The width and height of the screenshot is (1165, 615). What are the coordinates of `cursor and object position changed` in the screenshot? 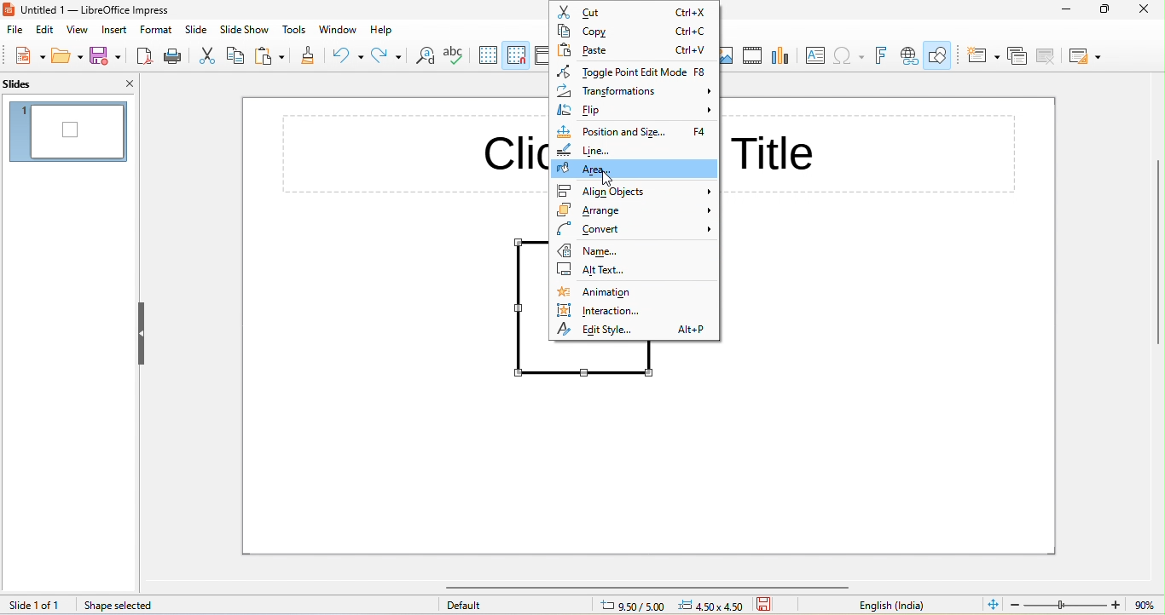 It's located at (674, 605).